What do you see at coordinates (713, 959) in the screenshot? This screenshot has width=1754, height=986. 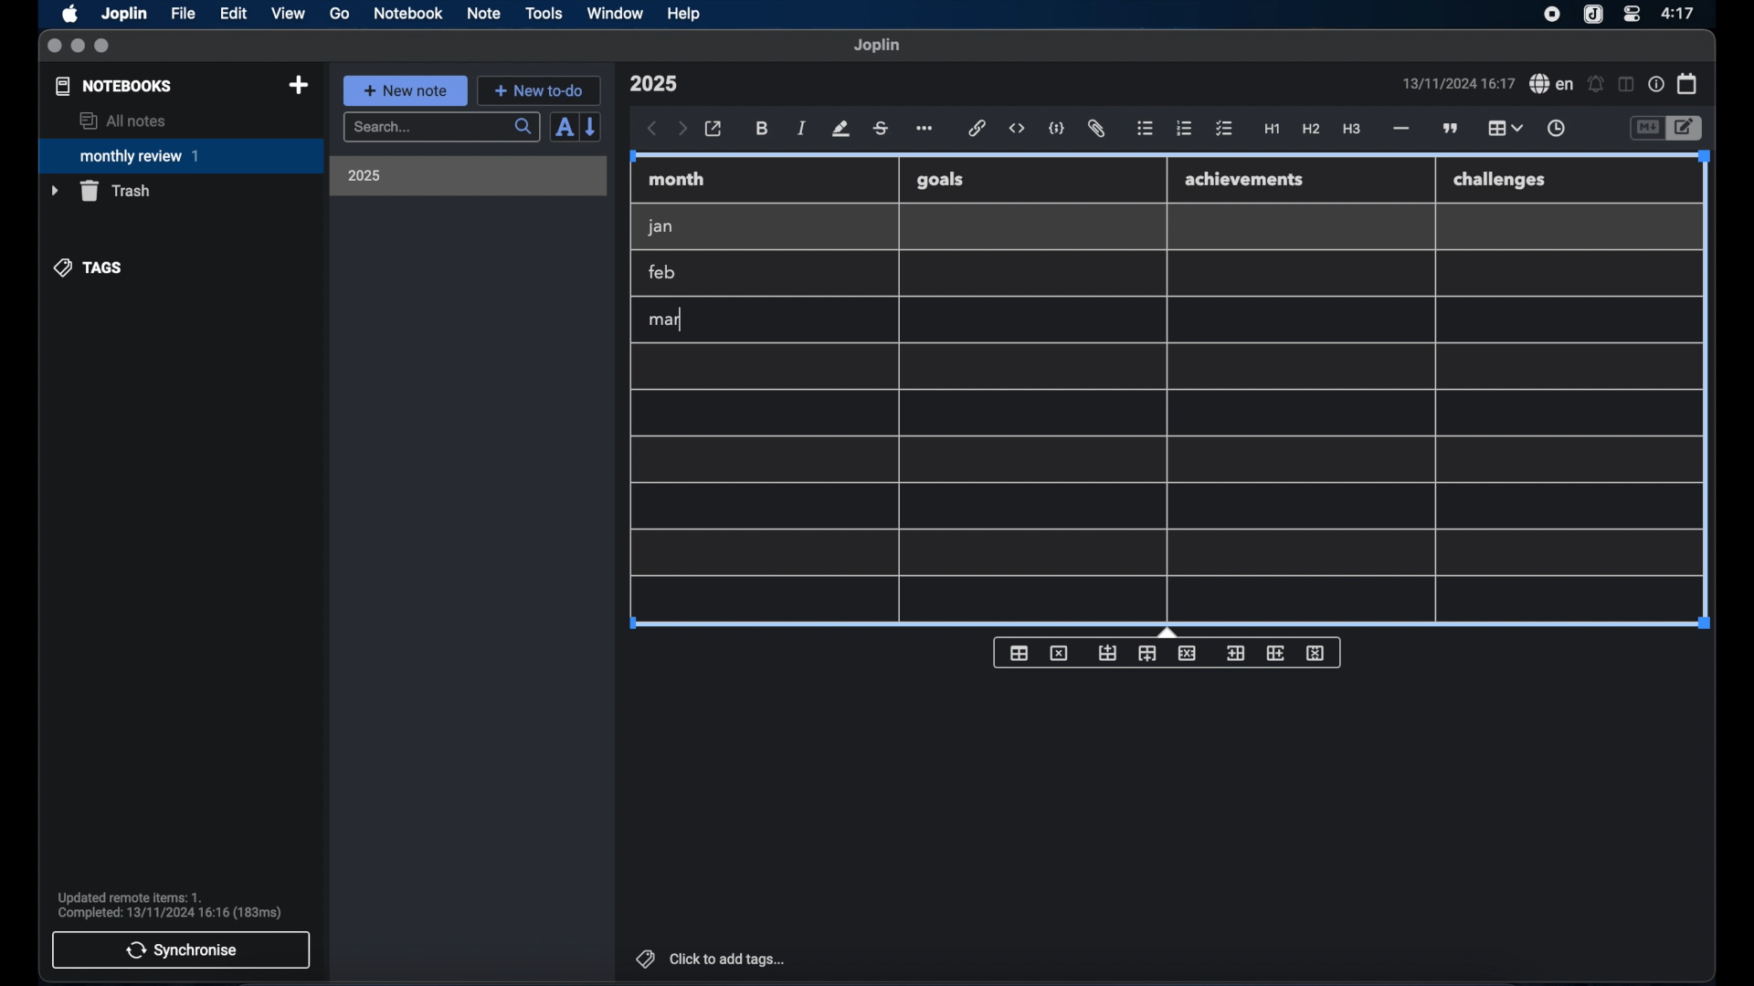 I see `click to add tags` at bounding box center [713, 959].